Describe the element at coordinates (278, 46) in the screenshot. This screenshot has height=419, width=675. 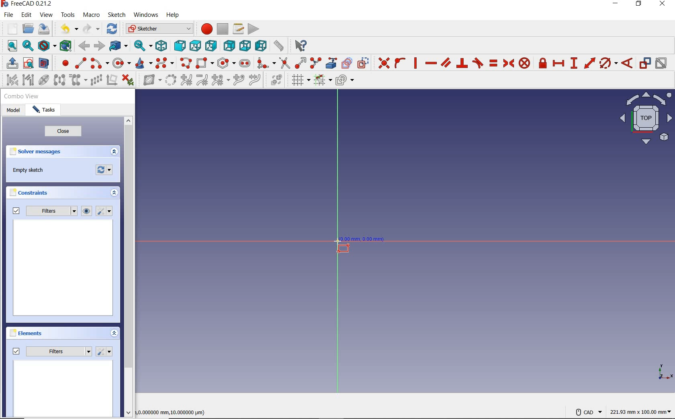
I see `measure distance` at that location.